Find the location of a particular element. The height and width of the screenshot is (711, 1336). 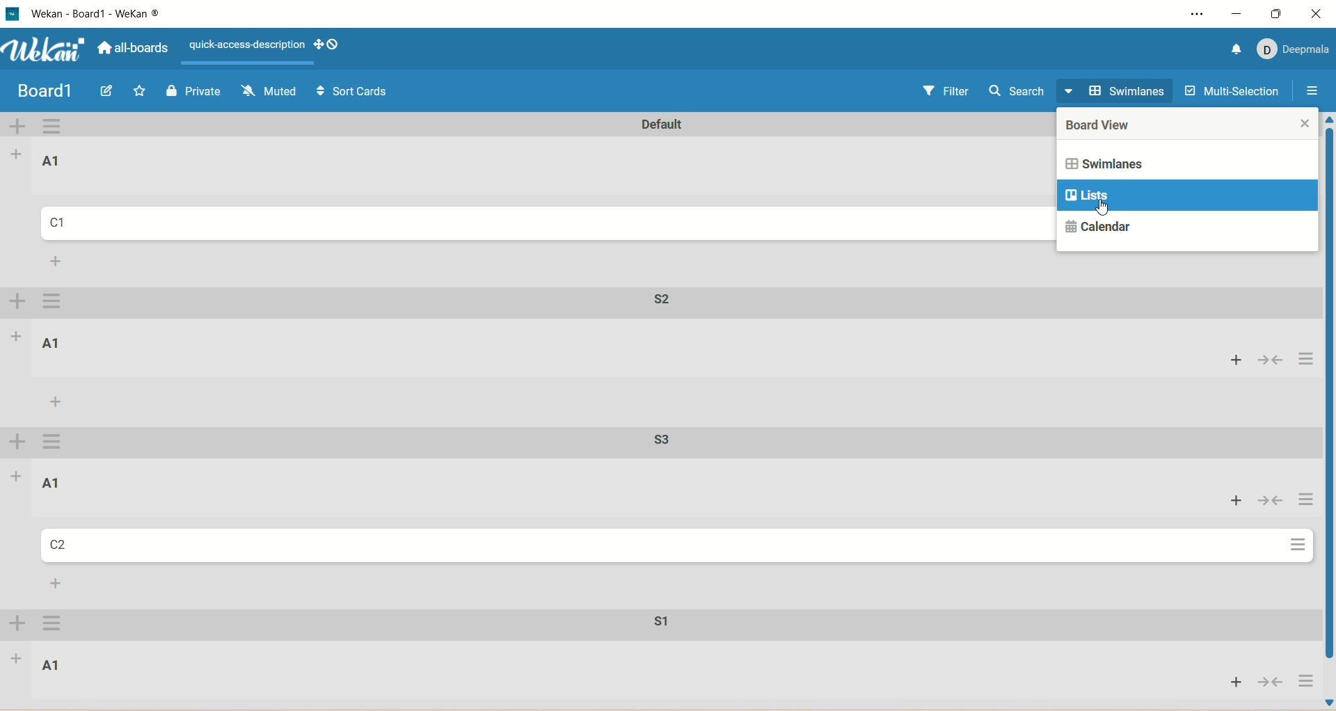

title is located at coordinates (40, 93).